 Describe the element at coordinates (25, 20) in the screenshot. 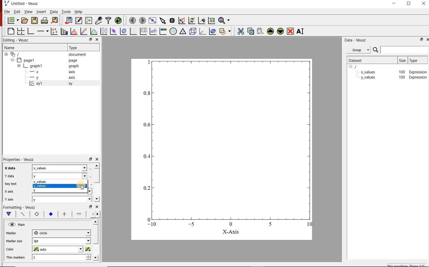

I see `open document` at that location.